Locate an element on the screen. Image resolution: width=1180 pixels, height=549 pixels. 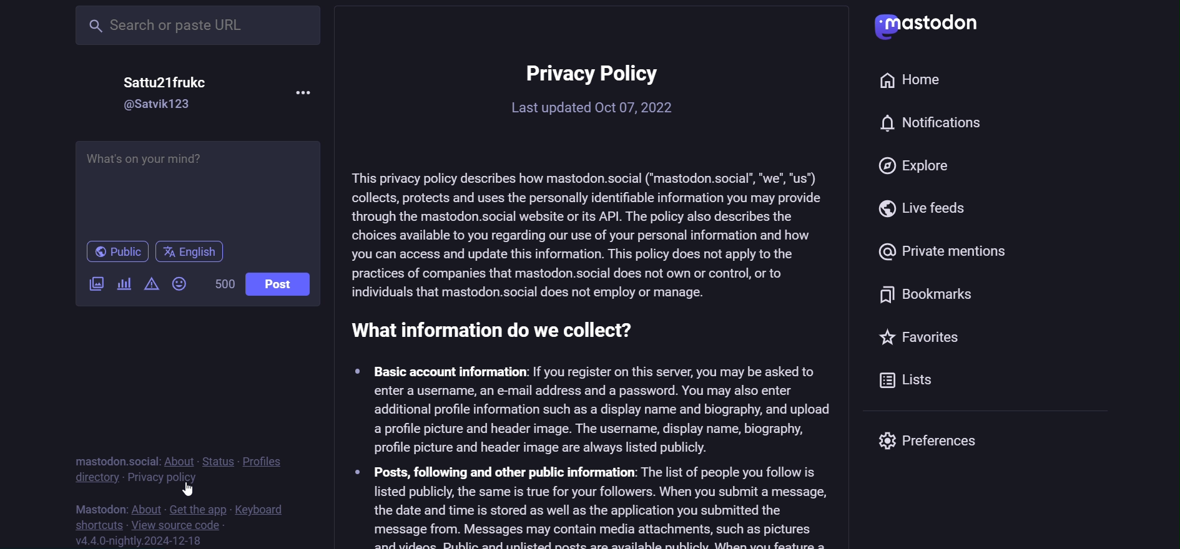
public is located at coordinates (114, 251).